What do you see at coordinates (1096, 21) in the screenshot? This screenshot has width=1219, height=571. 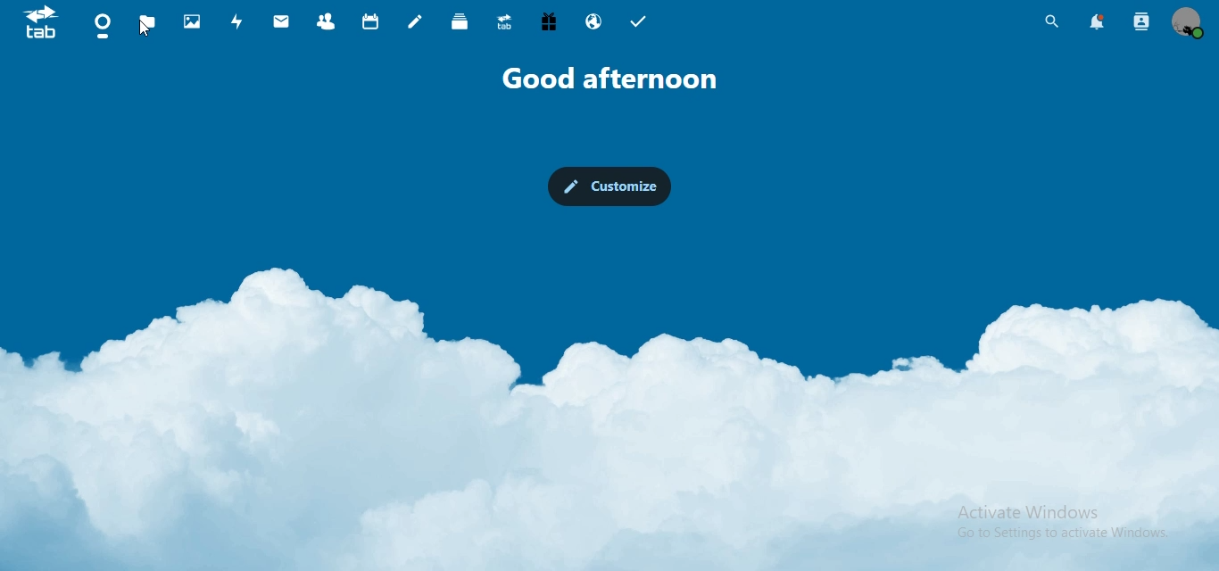 I see `notifications` at bounding box center [1096, 21].